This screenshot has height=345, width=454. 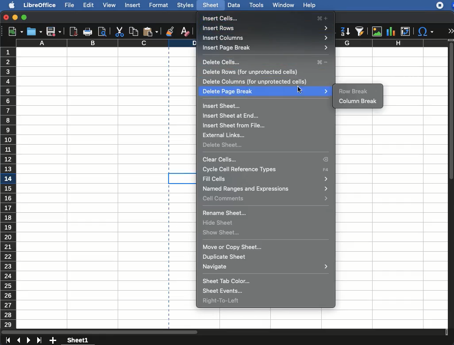 I want to click on sheet tab color, so click(x=227, y=281).